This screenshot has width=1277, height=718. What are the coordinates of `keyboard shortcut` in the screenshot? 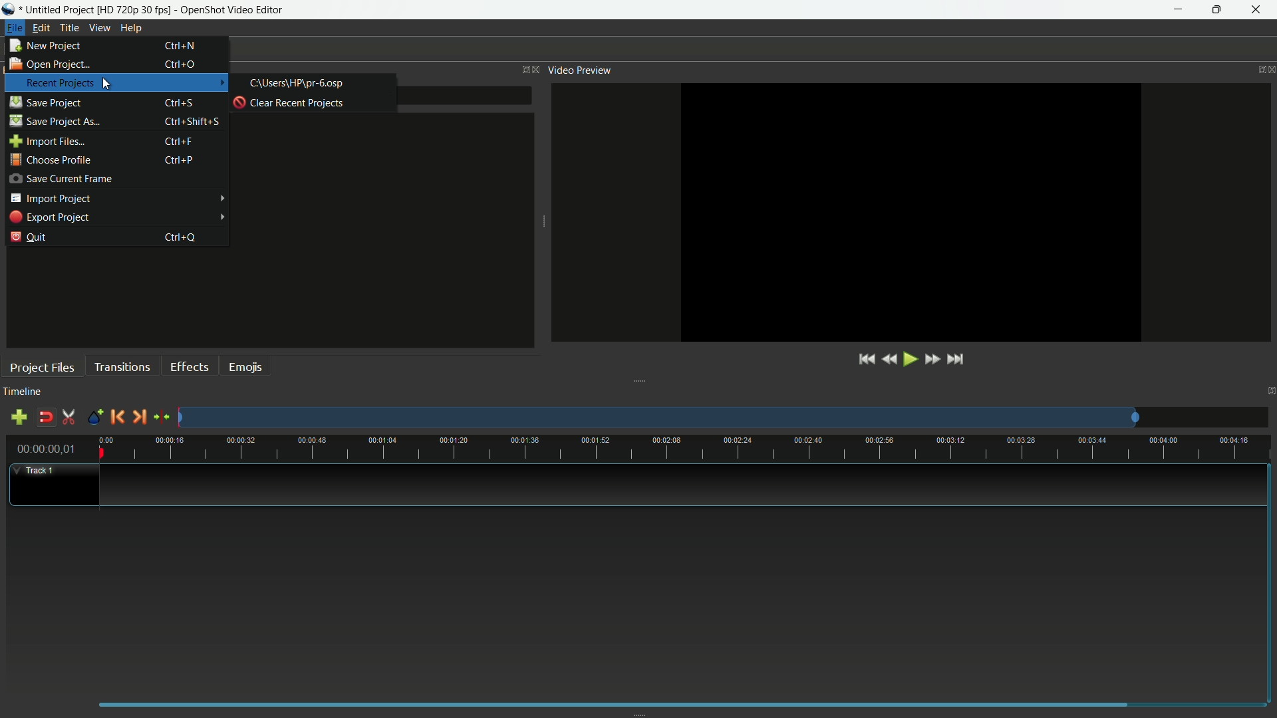 It's located at (181, 237).